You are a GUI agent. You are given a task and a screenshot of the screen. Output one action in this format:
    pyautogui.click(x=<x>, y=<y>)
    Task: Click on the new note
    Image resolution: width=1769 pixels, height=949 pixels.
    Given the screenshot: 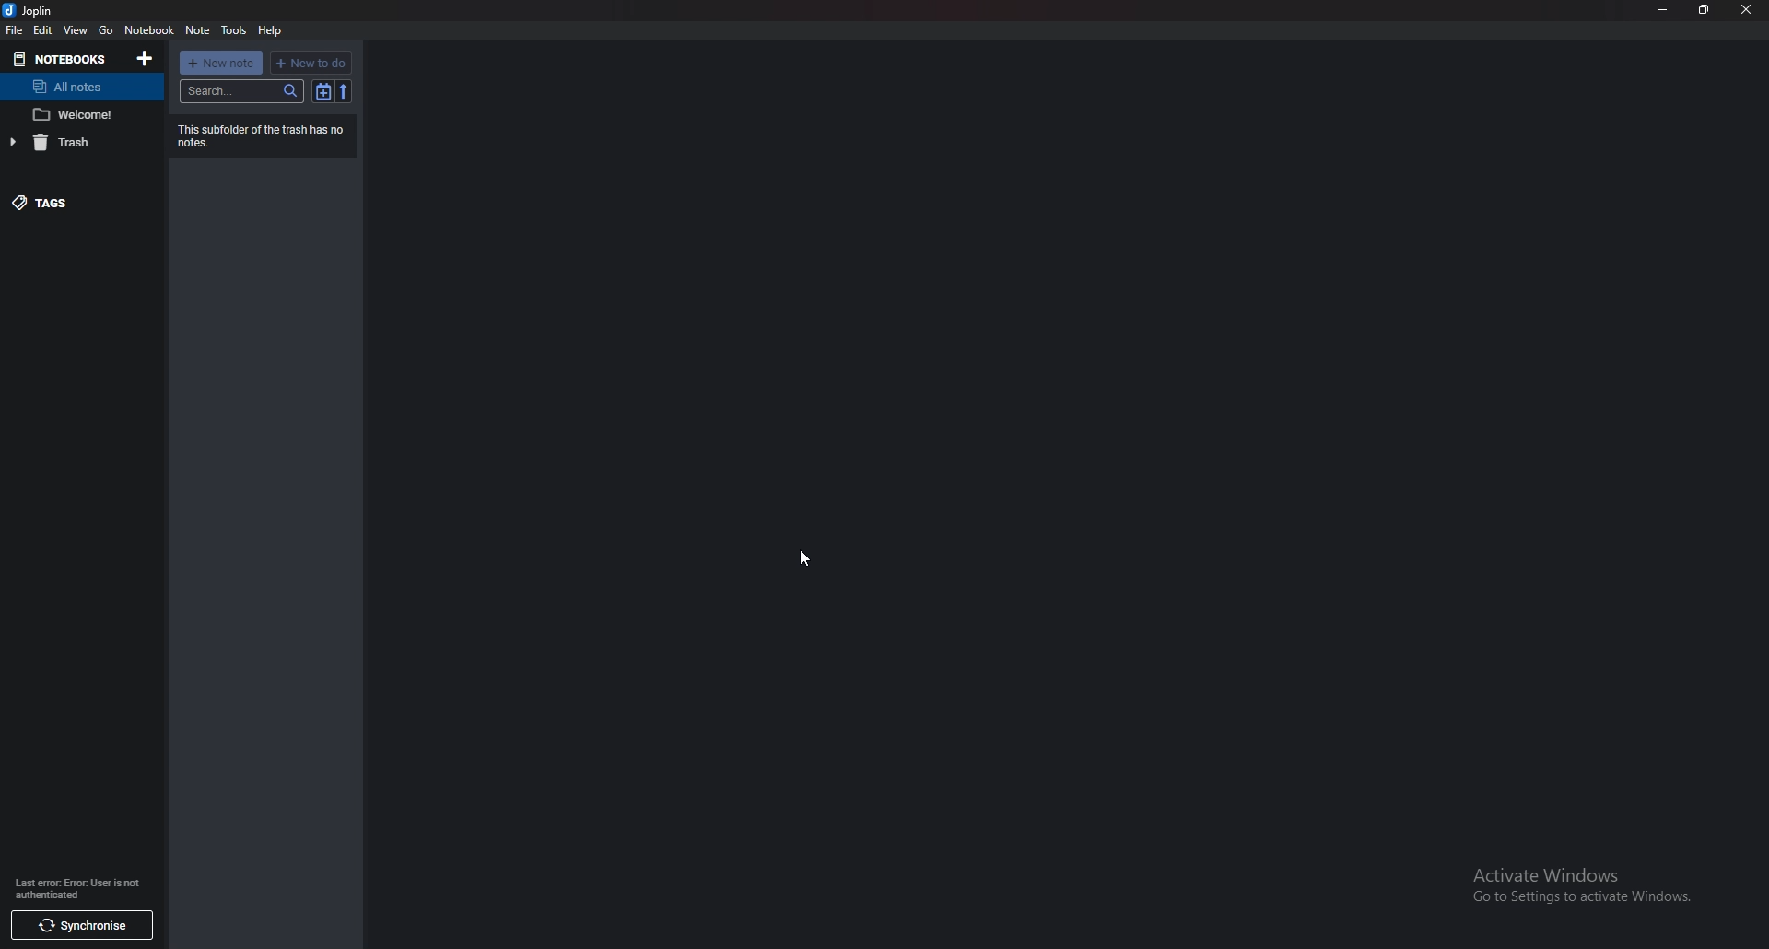 What is the action you would take?
    pyautogui.click(x=222, y=63)
    